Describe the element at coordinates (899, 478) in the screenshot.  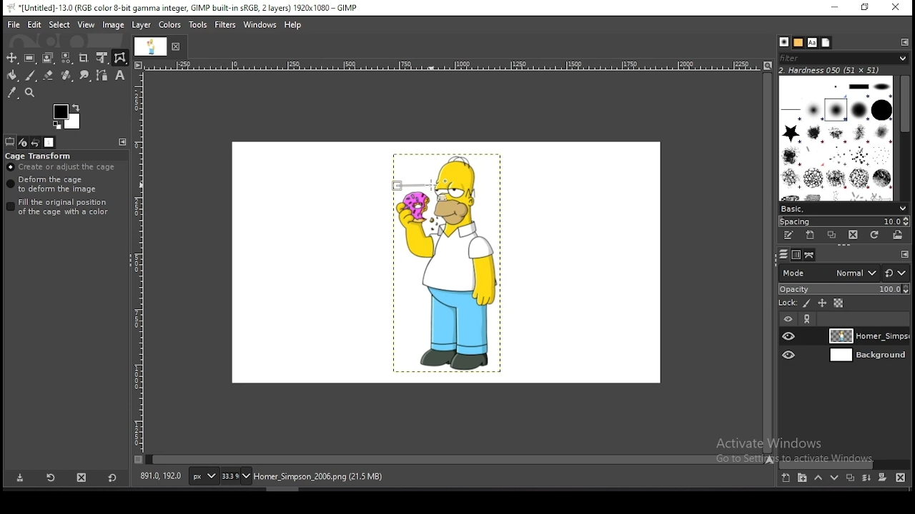
I see `delete layer` at that location.